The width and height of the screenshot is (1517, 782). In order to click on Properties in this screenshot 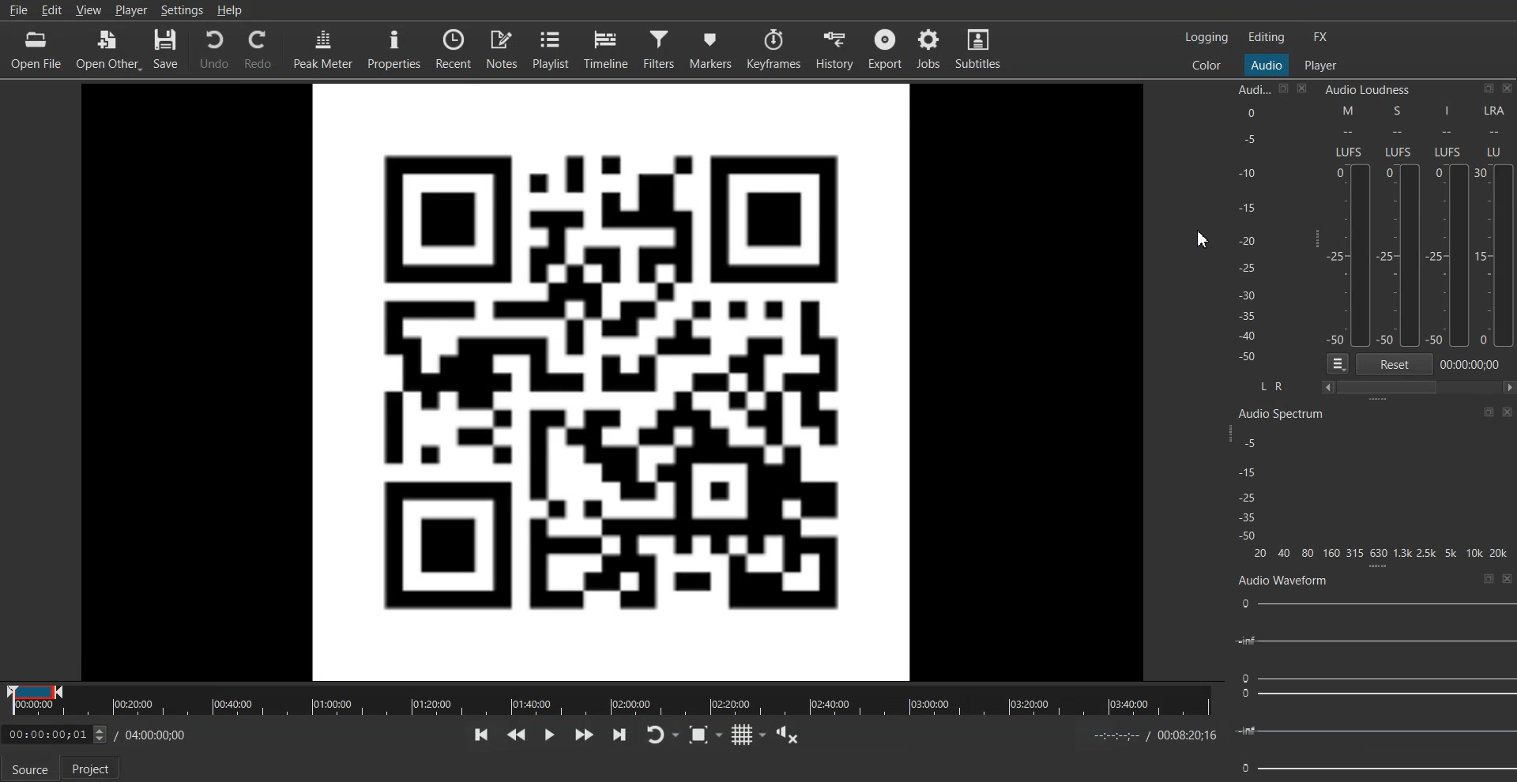, I will do `click(394, 50)`.